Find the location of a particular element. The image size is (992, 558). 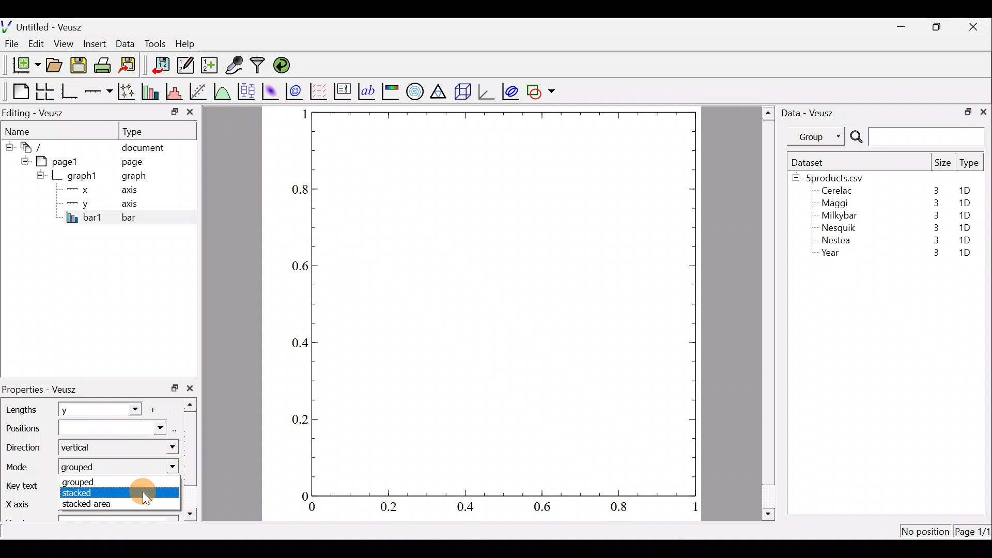

graph plot area is located at coordinates (505, 303).